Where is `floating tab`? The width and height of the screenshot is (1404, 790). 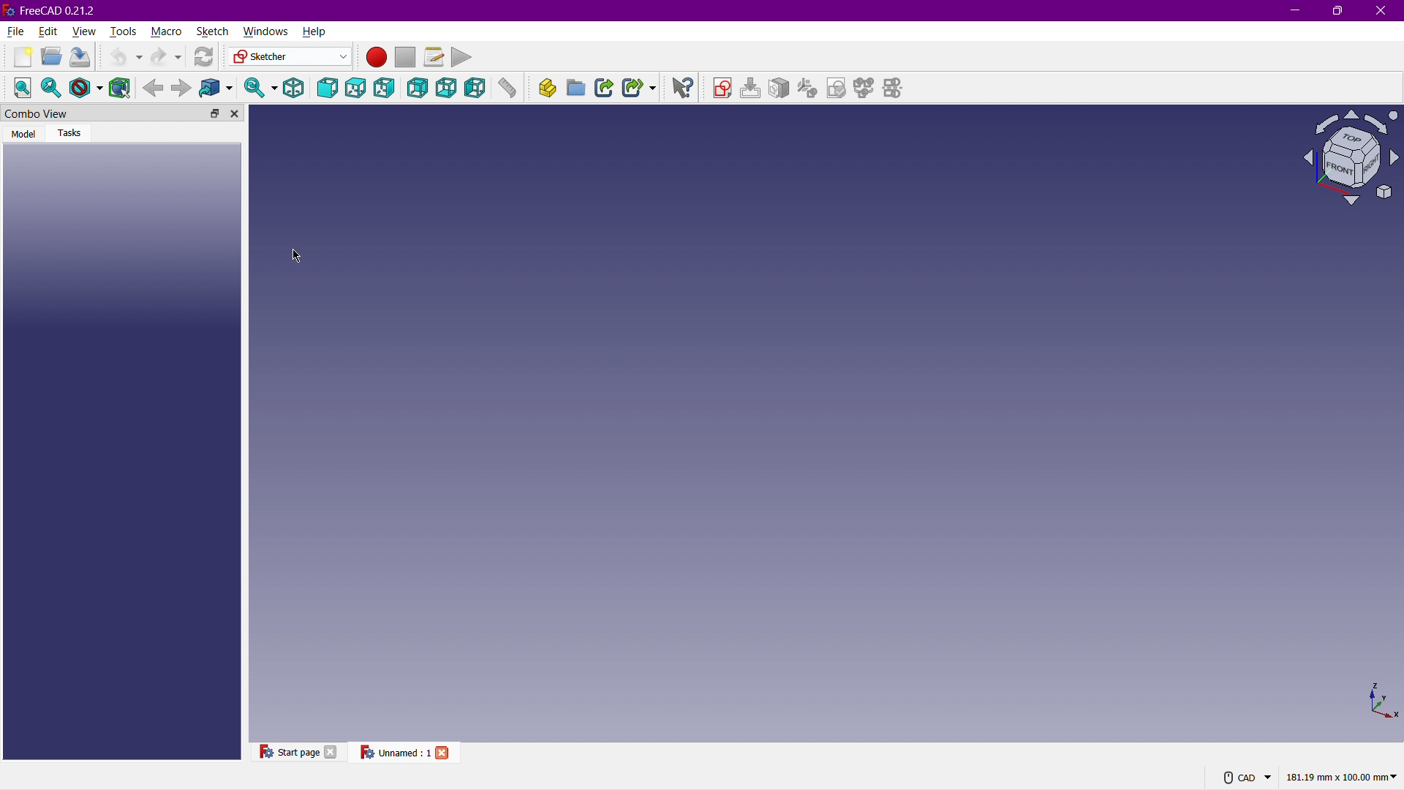
floating tab is located at coordinates (215, 113).